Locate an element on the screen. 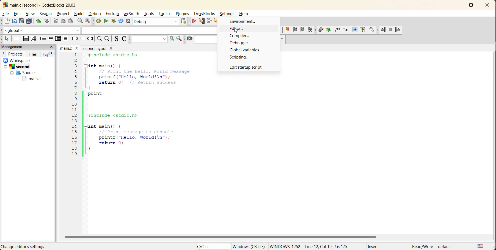  show select target dialog is located at coordinates (185, 21).